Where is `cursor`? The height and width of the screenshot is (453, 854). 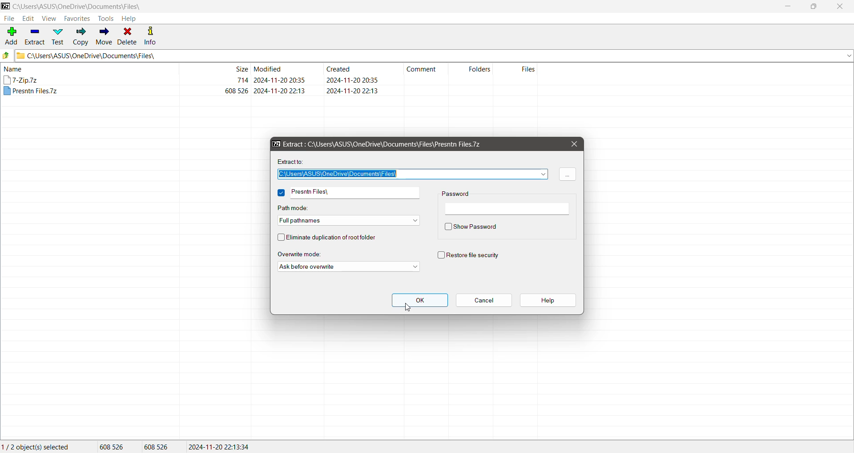
cursor is located at coordinates (407, 307).